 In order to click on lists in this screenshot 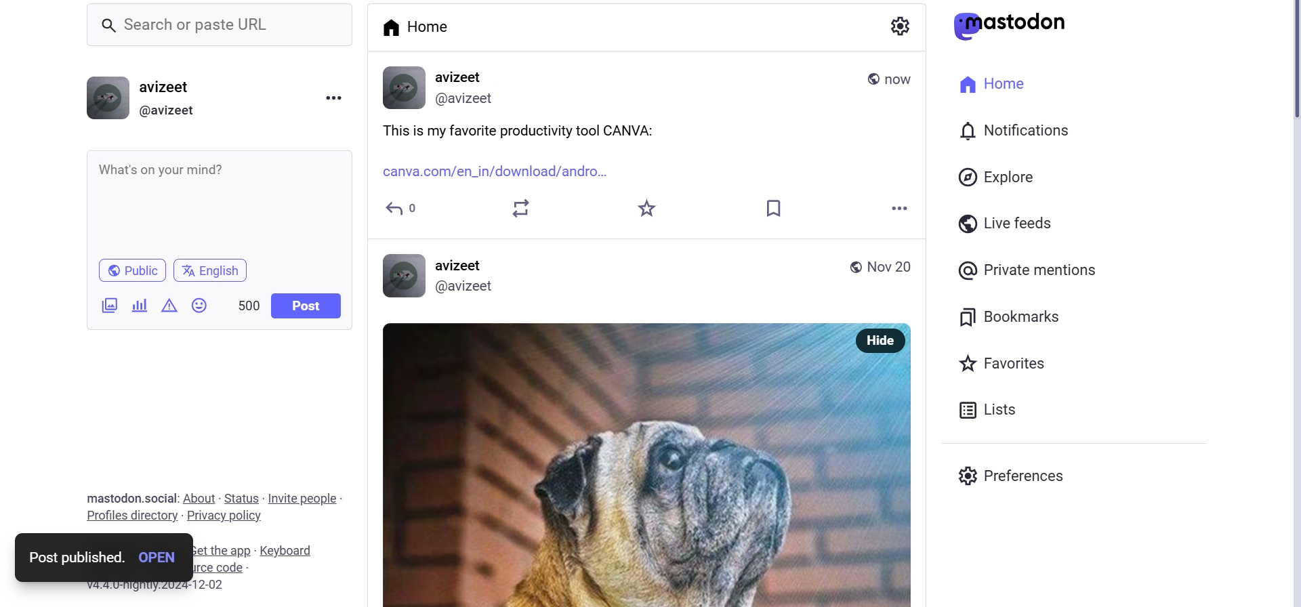, I will do `click(1012, 408)`.